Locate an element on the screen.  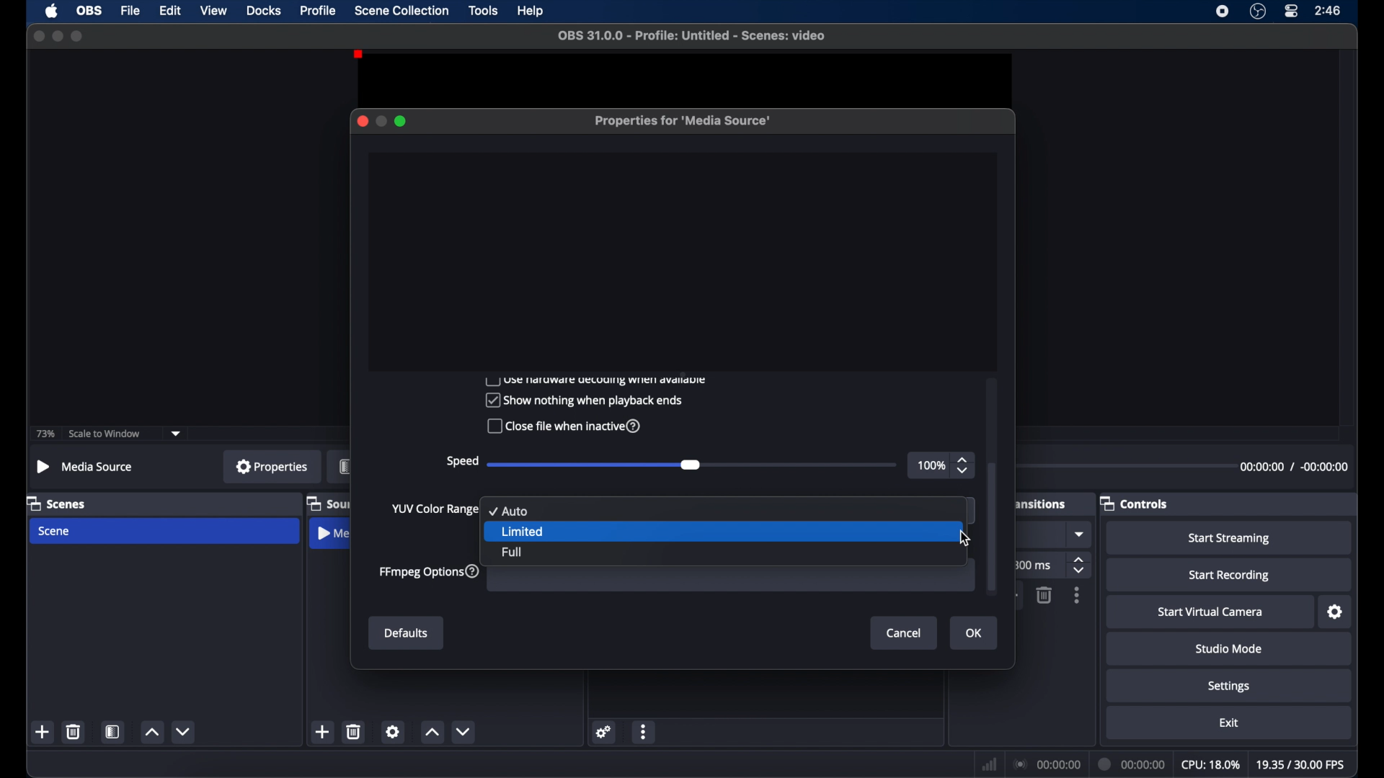
sources is located at coordinates (328, 503).